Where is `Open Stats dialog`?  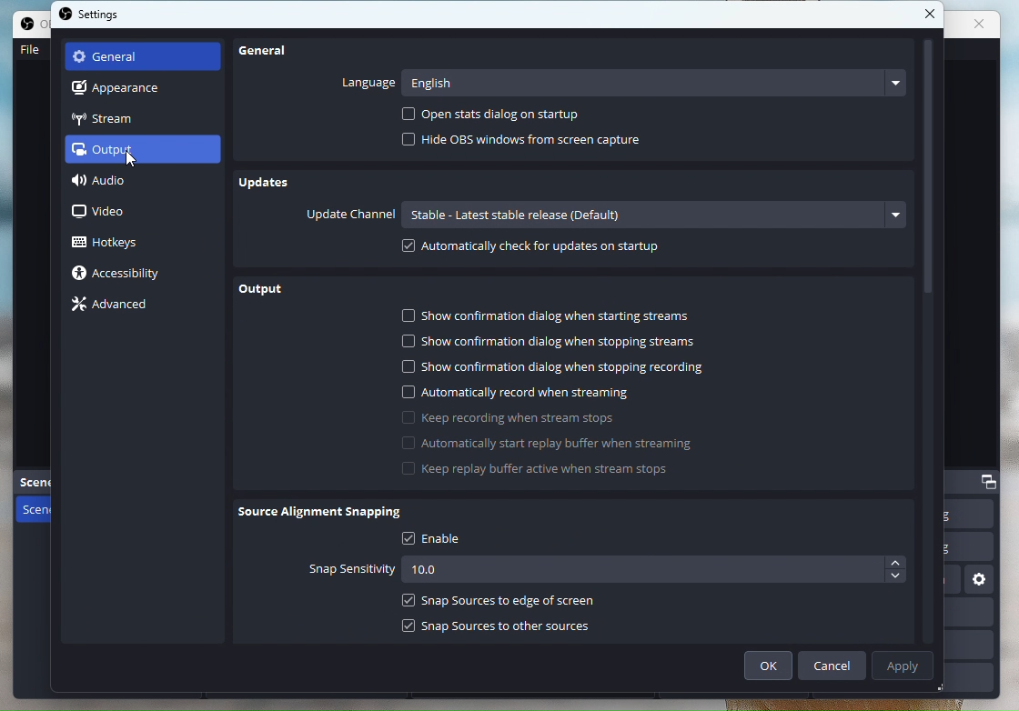
Open Stats dialog is located at coordinates (495, 114).